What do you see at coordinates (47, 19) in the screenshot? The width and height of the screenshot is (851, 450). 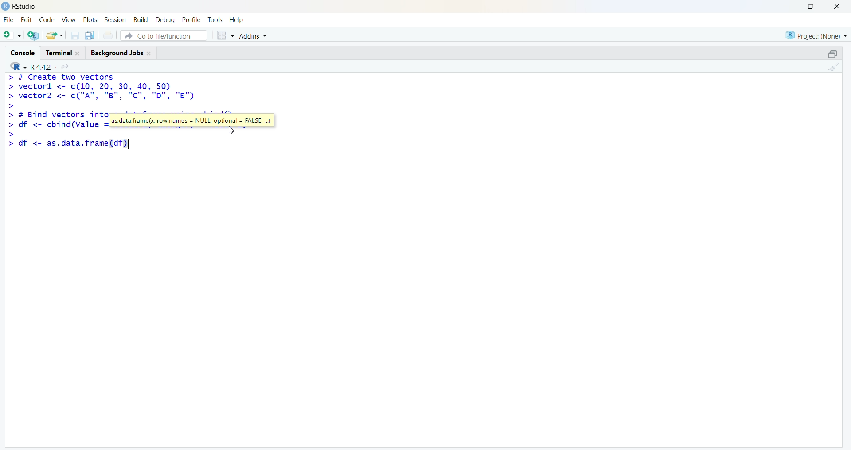 I see `Code` at bounding box center [47, 19].